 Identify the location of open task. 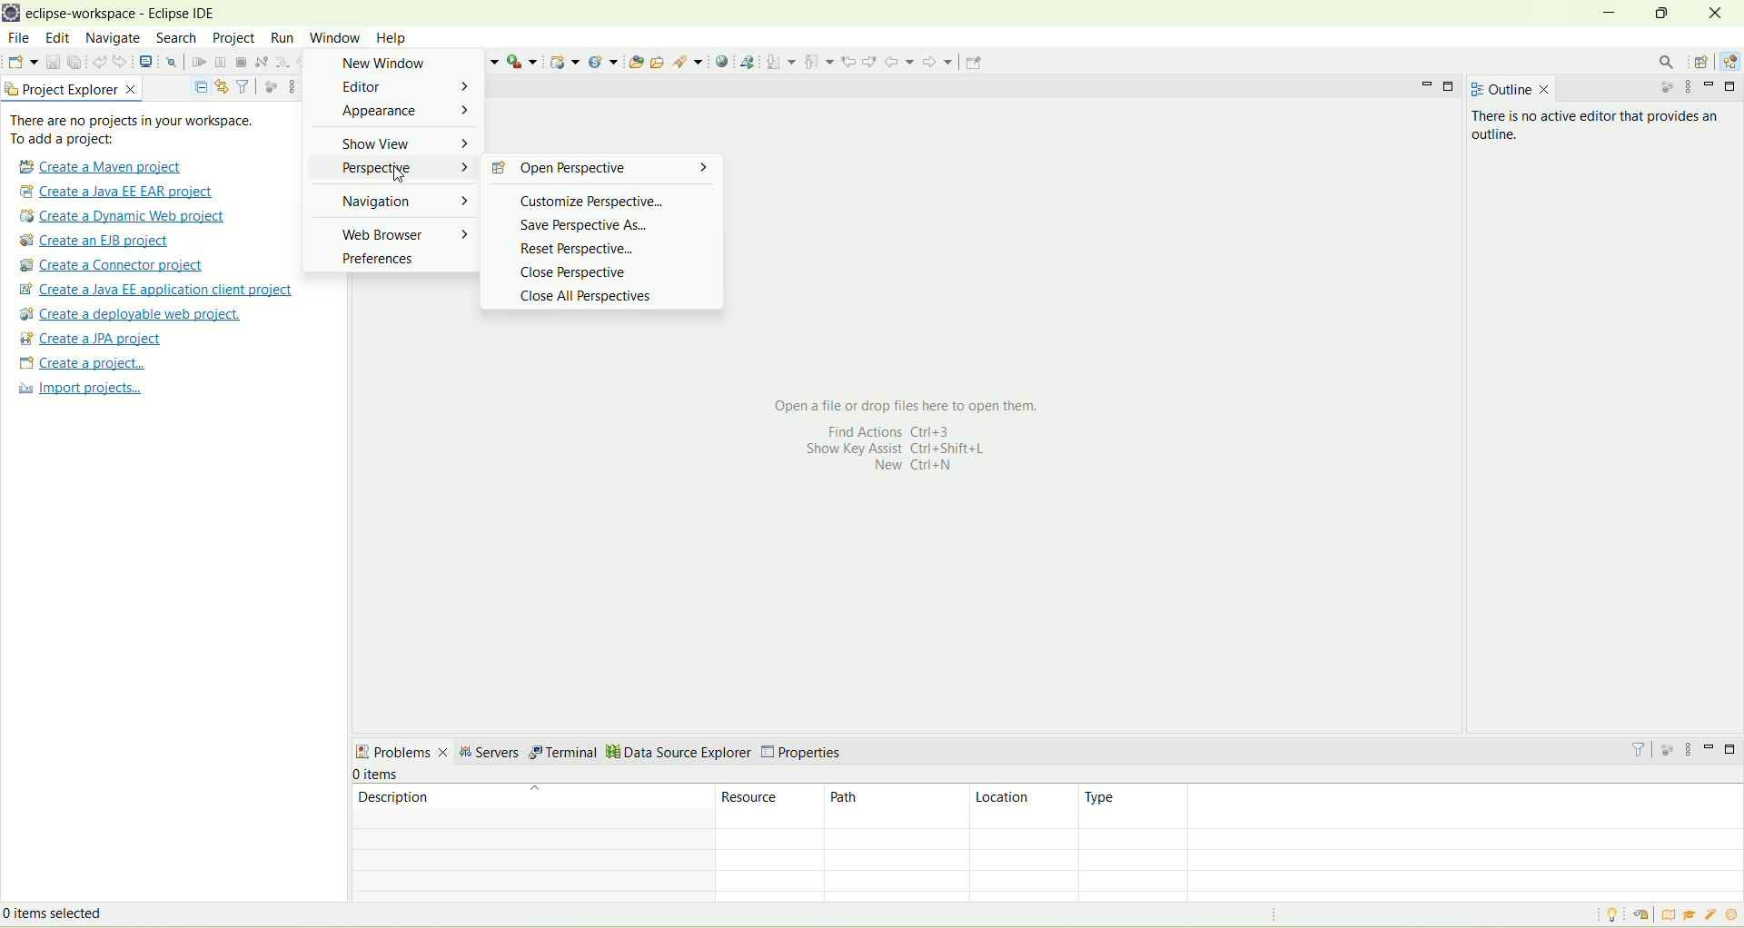
(659, 62).